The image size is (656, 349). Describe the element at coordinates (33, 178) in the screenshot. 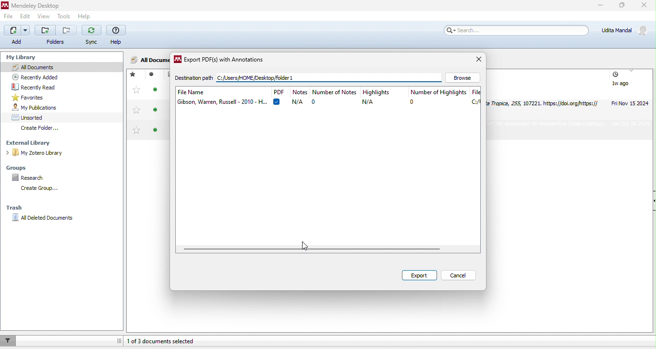

I see `research` at that location.